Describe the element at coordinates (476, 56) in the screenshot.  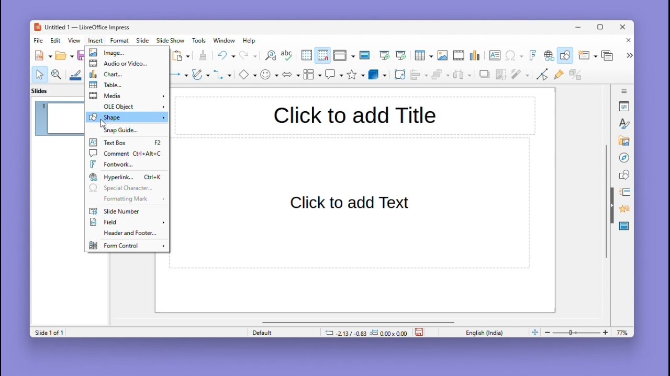
I see `Chart` at that location.